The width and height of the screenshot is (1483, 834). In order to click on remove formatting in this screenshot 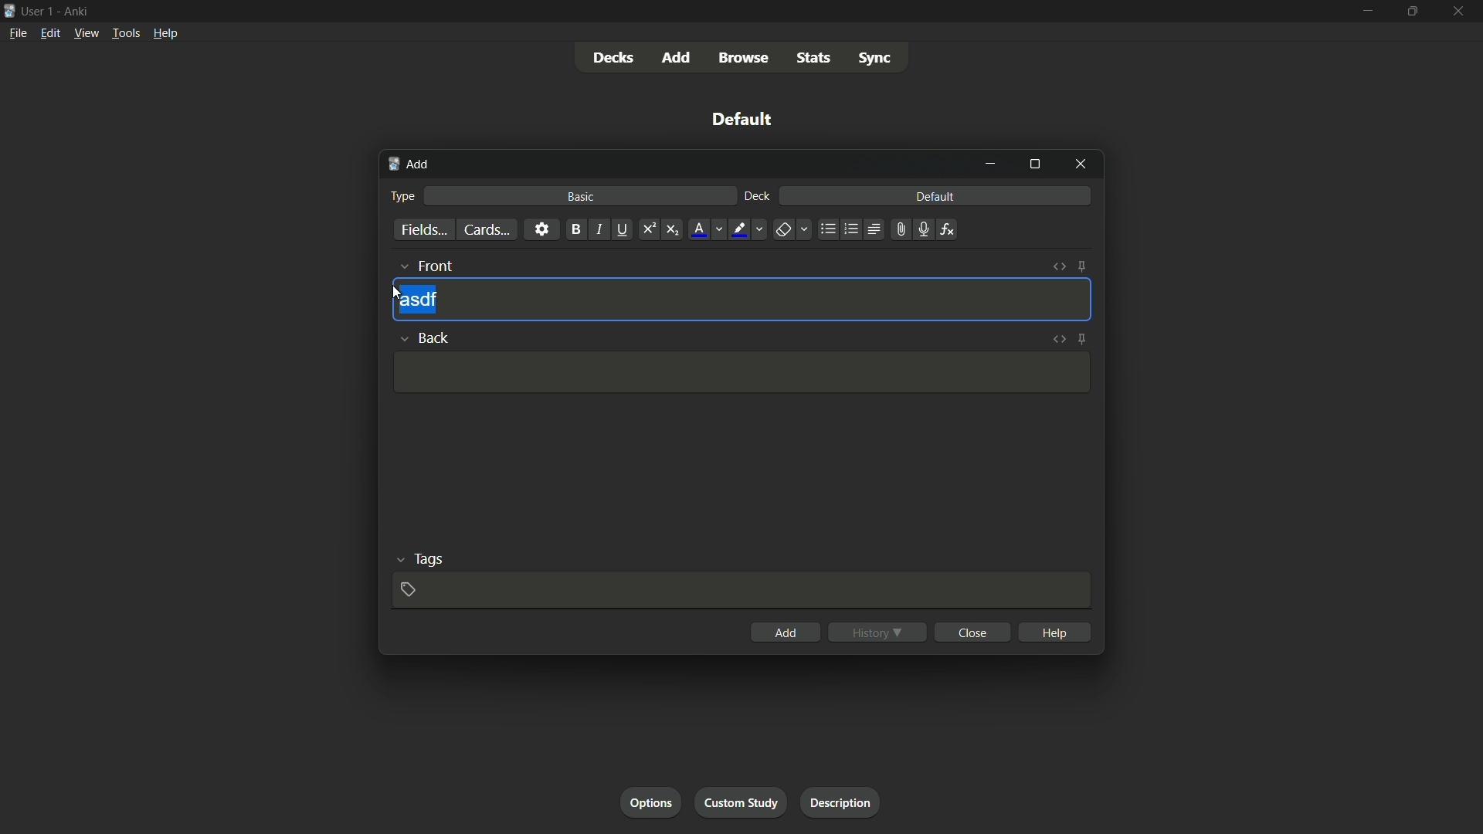, I will do `click(790, 229)`.